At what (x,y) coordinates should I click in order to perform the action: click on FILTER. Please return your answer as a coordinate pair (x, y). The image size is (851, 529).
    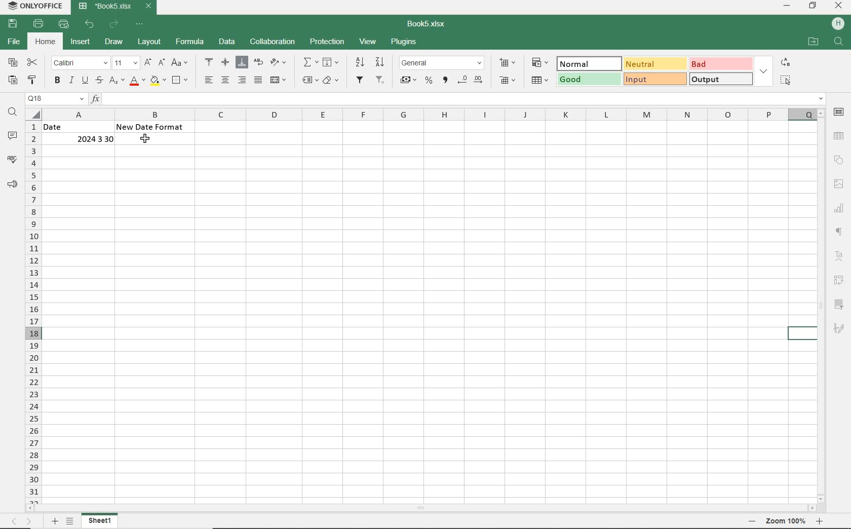
    Looking at the image, I should click on (360, 81).